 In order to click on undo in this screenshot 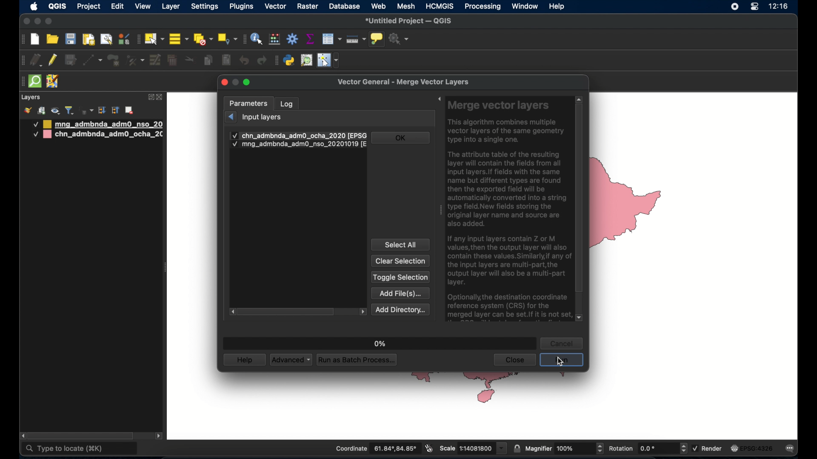, I will do `click(245, 60)`.